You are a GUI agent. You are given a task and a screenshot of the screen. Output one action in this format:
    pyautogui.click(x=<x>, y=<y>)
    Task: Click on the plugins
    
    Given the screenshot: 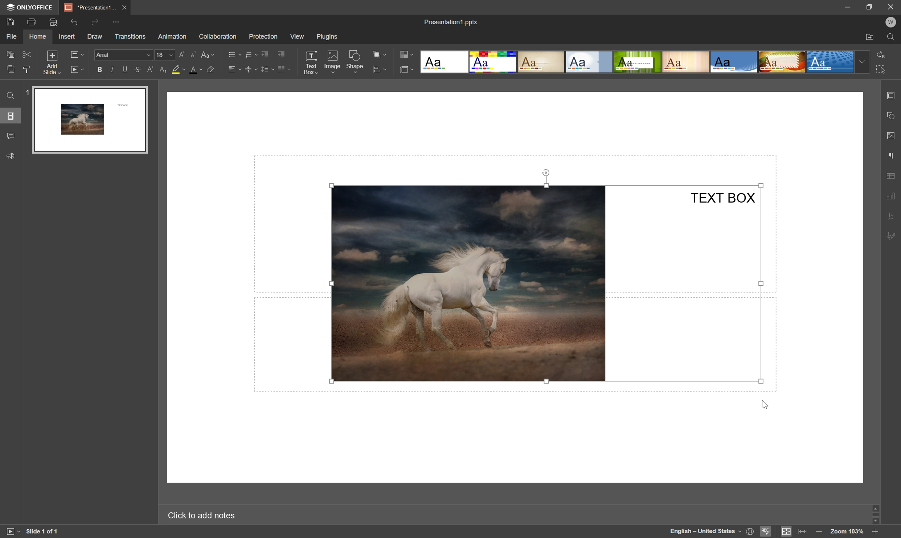 What is the action you would take?
    pyautogui.click(x=327, y=36)
    